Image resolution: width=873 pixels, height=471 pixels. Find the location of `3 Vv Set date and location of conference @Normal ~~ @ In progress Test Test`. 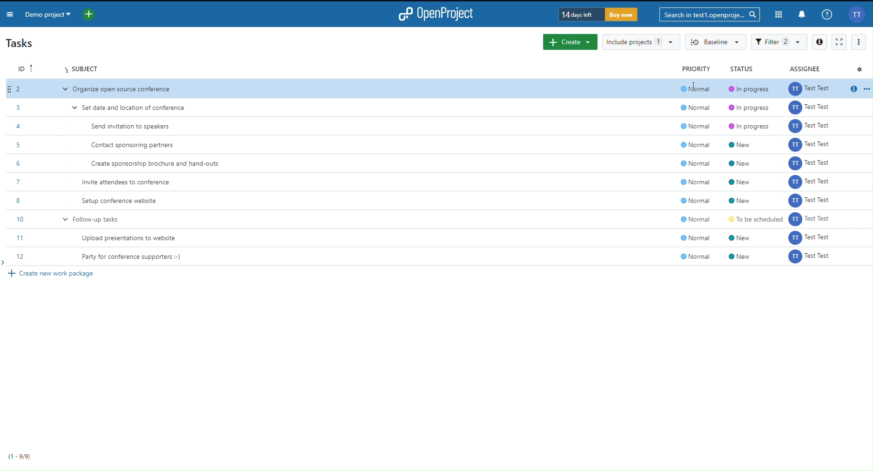

3 Vv Set date and location of conference @Normal ~~ @ In progress Test Test is located at coordinates (436, 107).